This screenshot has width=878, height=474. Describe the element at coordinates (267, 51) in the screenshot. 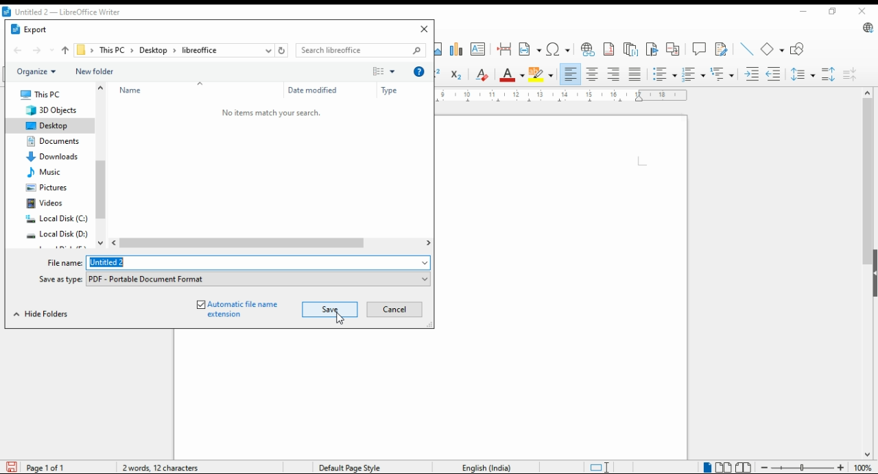

I see `recent locations` at that location.